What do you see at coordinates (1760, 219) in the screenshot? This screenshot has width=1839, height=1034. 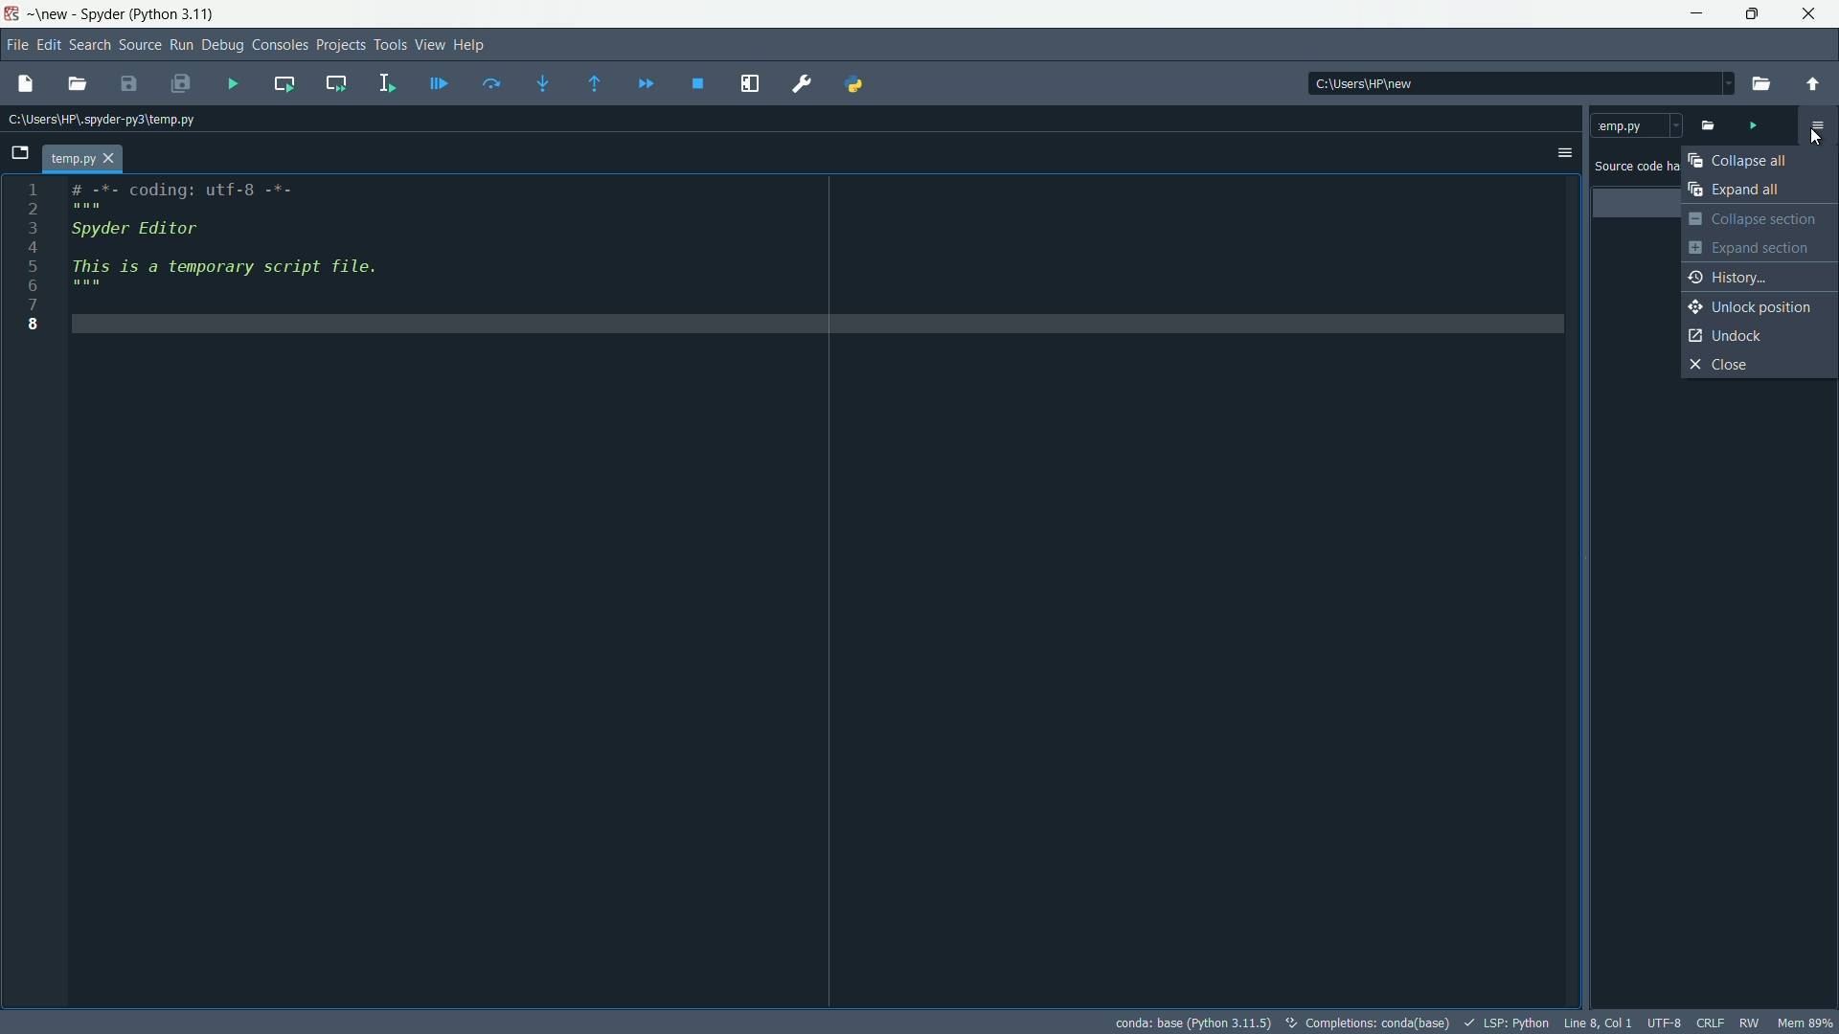 I see `collapse section` at bounding box center [1760, 219].